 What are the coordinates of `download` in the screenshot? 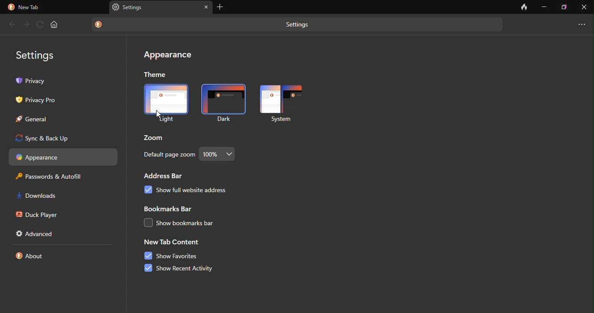 It's located at (42, 196).